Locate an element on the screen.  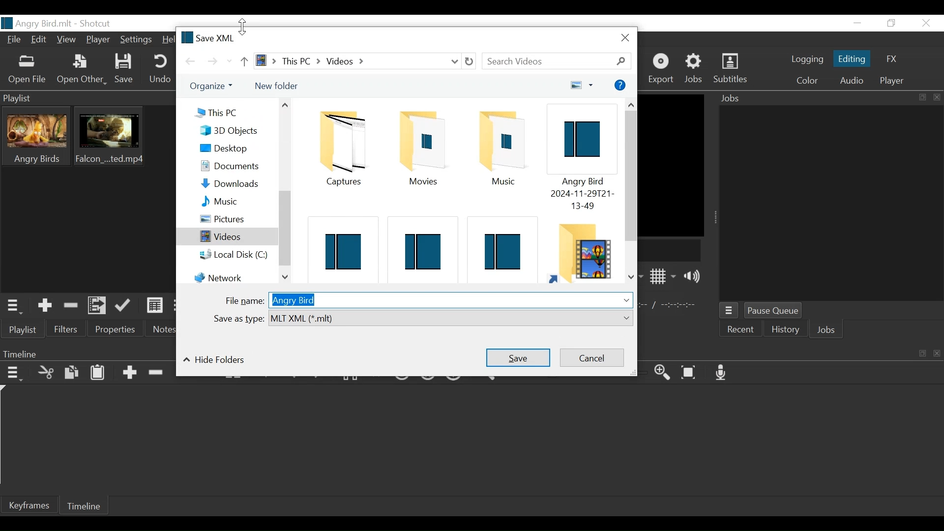
File name is located at coordinates (245, 301).